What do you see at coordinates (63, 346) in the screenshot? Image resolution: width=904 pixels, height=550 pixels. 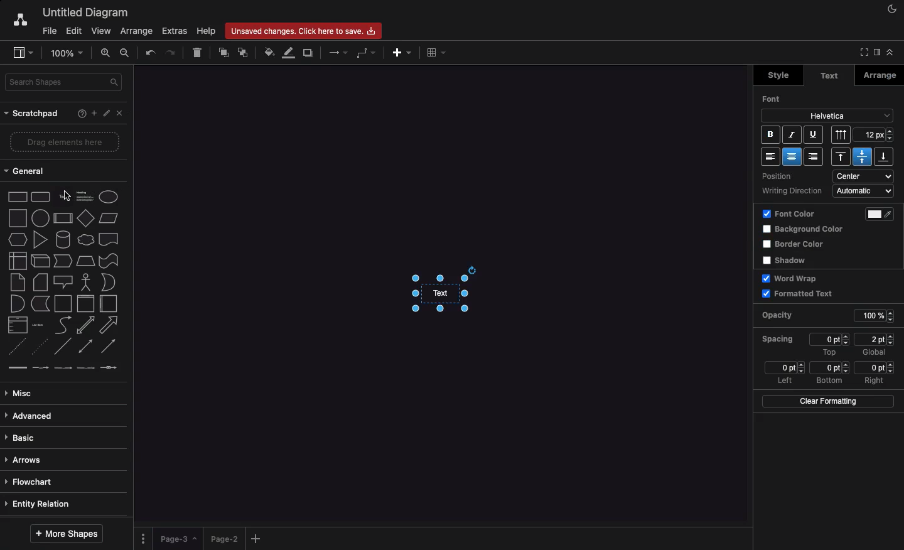 I see `Line` at bounding box center [63, 346].